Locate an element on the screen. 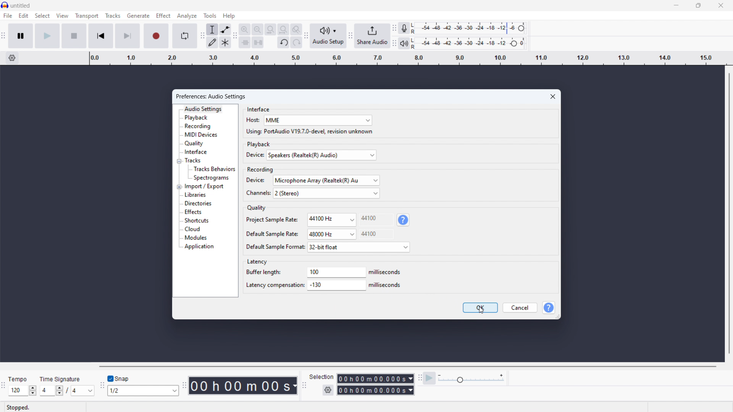  interface is located at coordinates (258, 108).